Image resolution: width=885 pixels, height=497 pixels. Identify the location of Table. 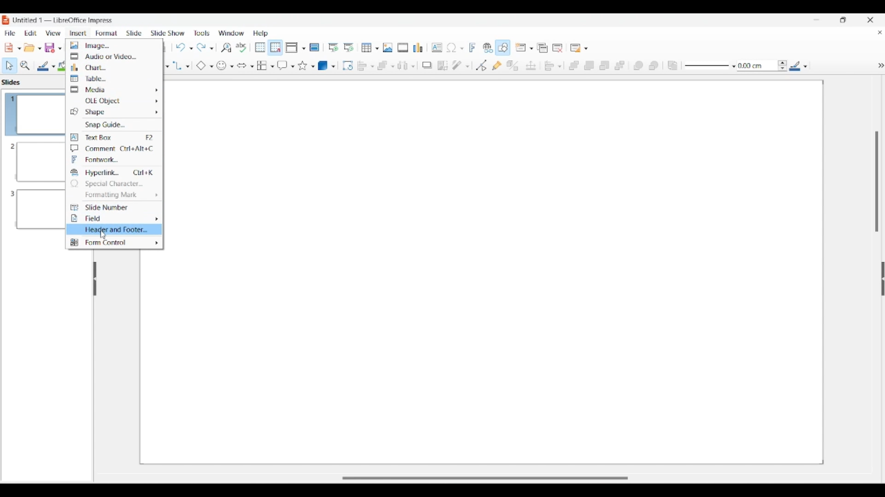
(114, 78).